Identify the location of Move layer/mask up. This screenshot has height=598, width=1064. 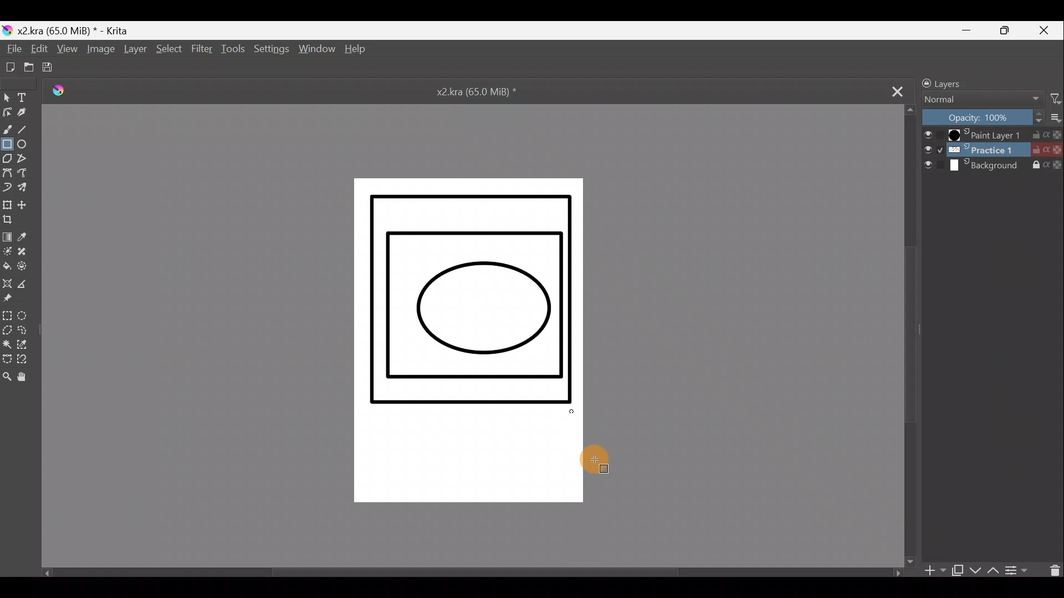
(993, 570).